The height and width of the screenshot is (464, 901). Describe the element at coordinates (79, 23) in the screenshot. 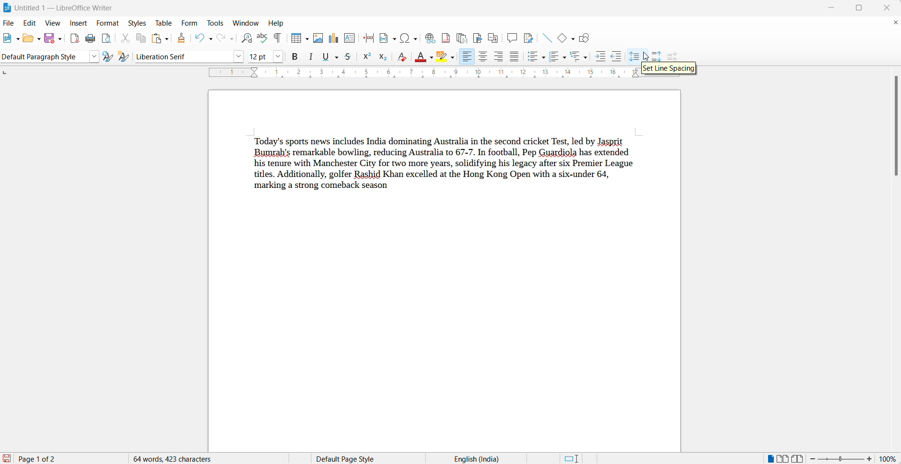

I see `insert` at that location.